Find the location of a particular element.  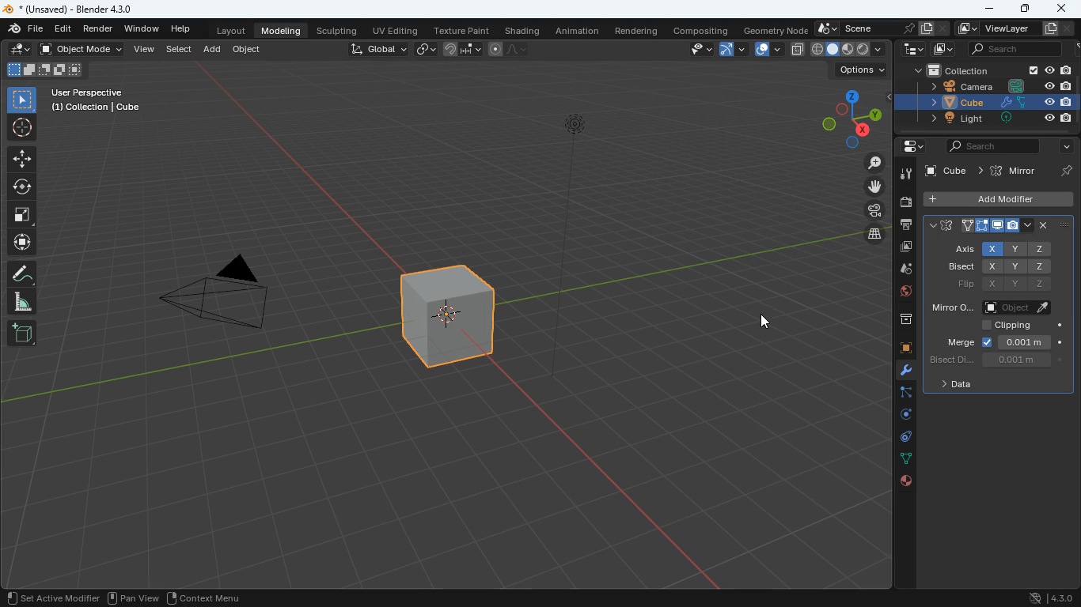

select is located at coordinates (21, 100).